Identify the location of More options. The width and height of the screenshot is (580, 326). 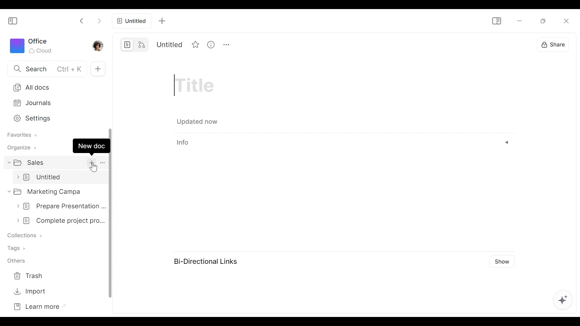
(227, 45).